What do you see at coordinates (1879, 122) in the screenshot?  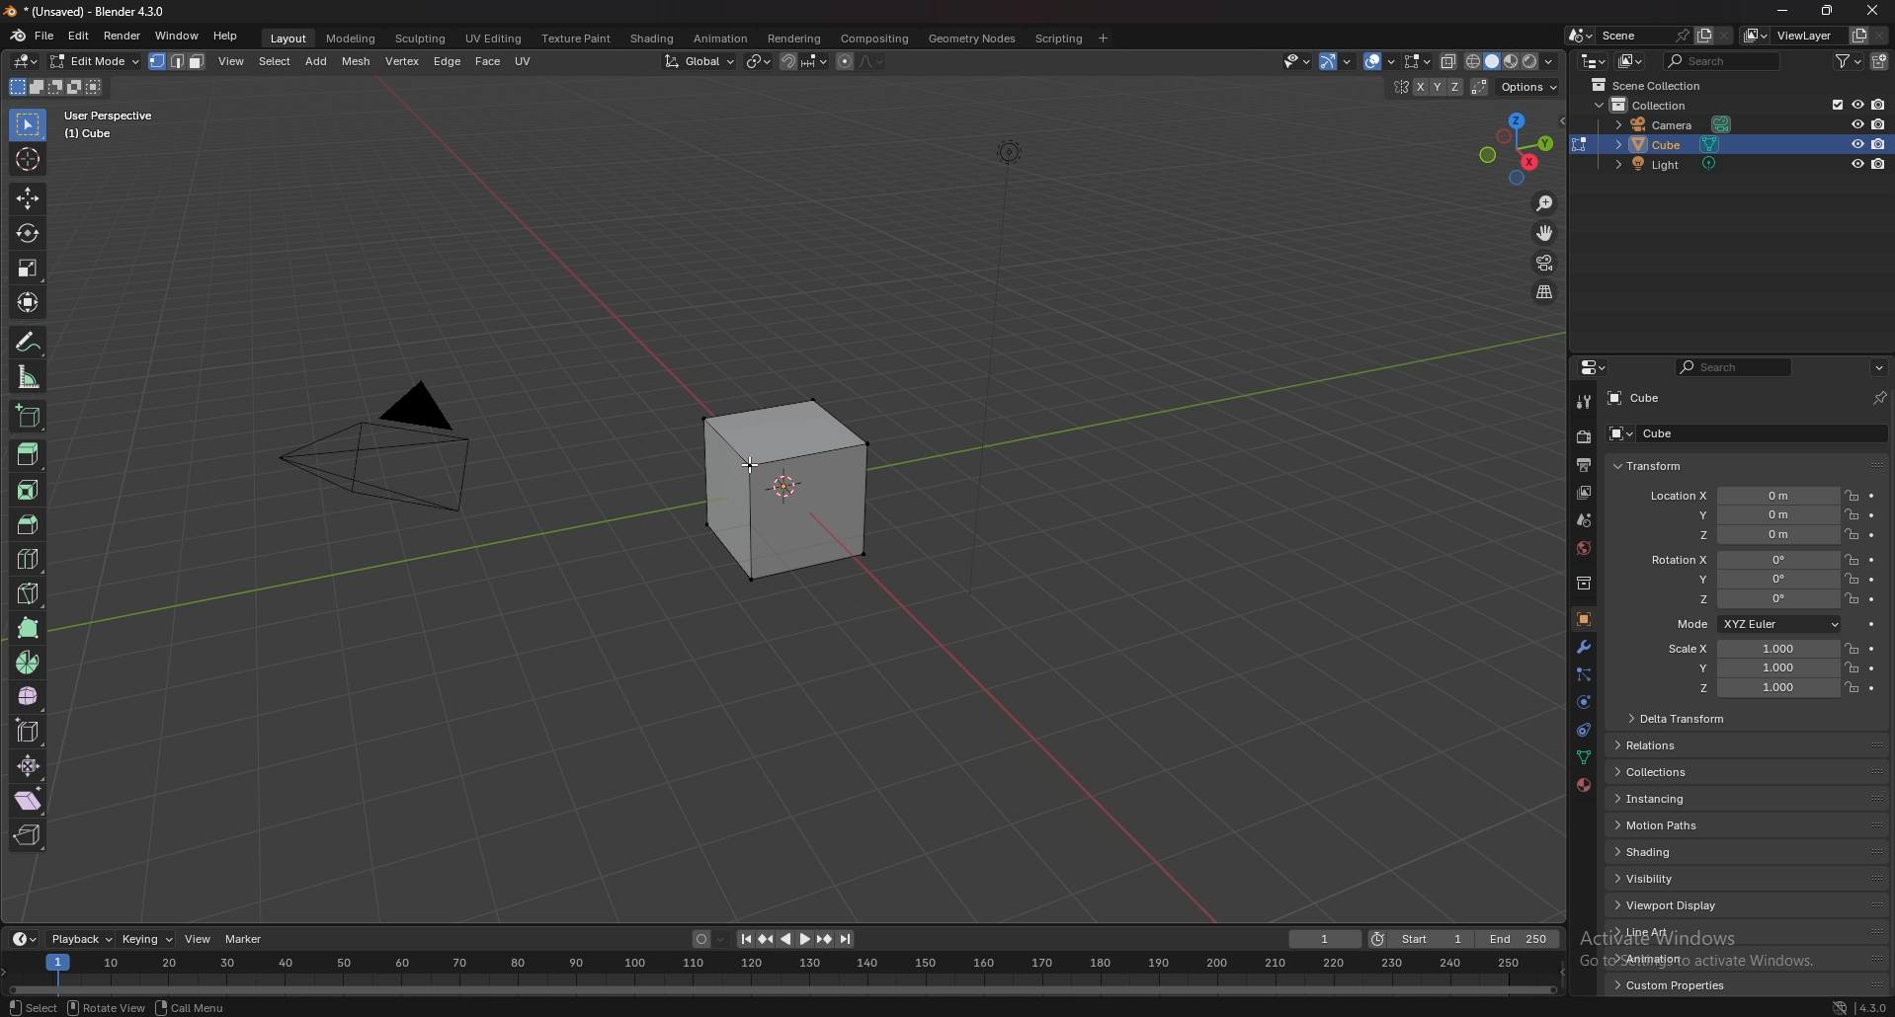 I see `disable in renders` at bounding box center [1879, 122].